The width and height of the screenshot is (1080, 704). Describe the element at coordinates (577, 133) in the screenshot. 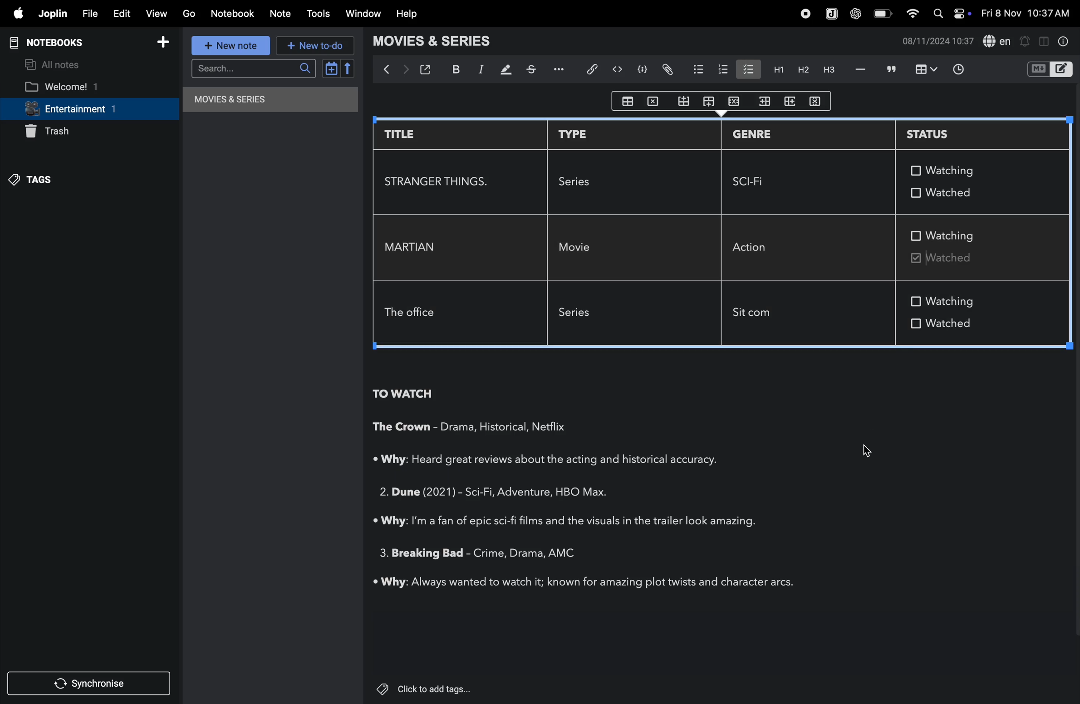

I see `type` at that location.